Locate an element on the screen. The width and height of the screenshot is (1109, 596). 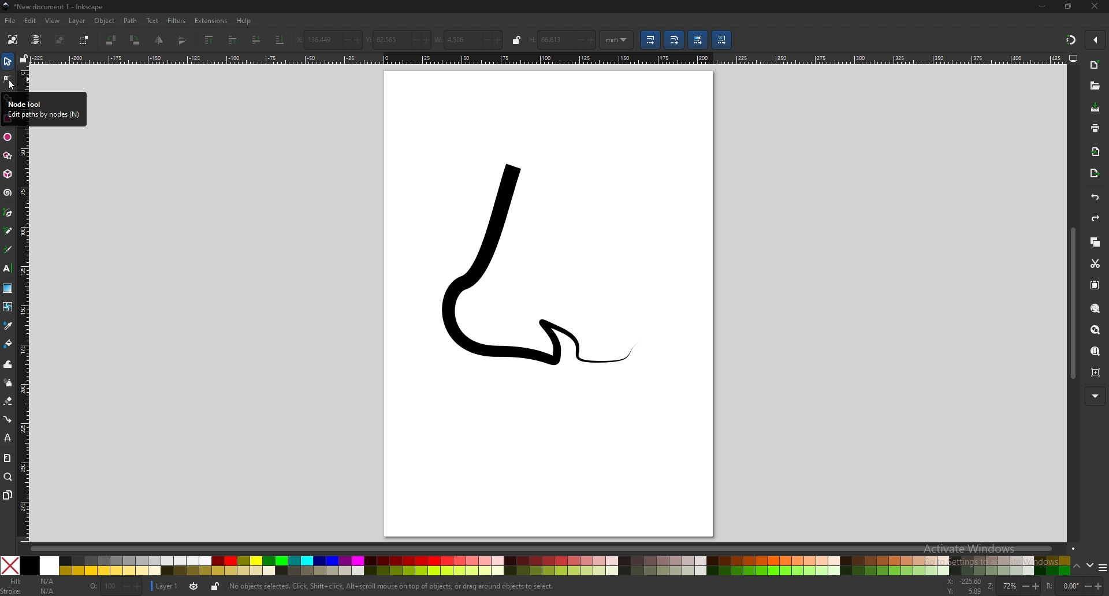
rotate 90 degree ccw is located at coordinates (112, 41).